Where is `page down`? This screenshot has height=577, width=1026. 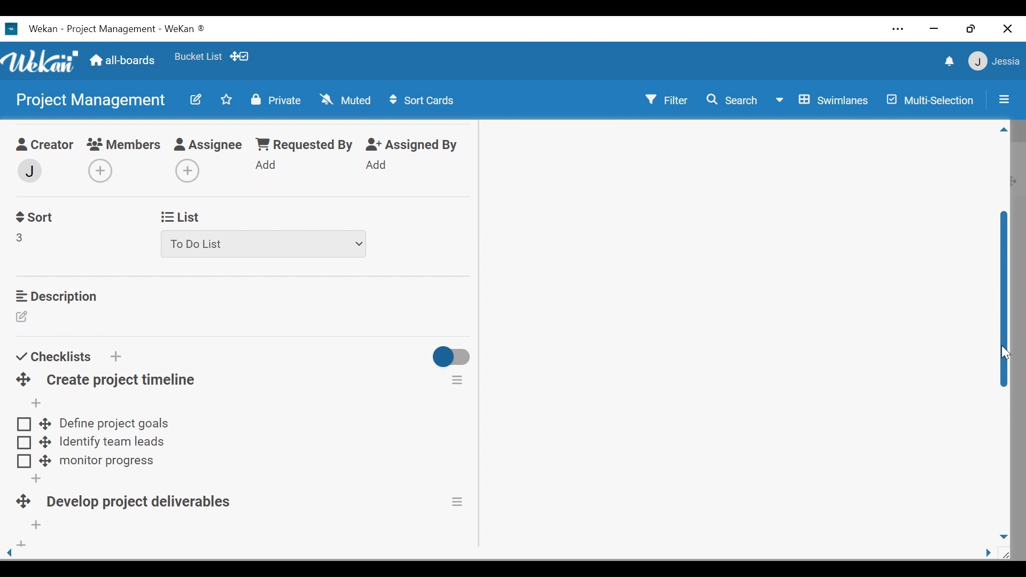
page down is located at coordinates (1005, 534).